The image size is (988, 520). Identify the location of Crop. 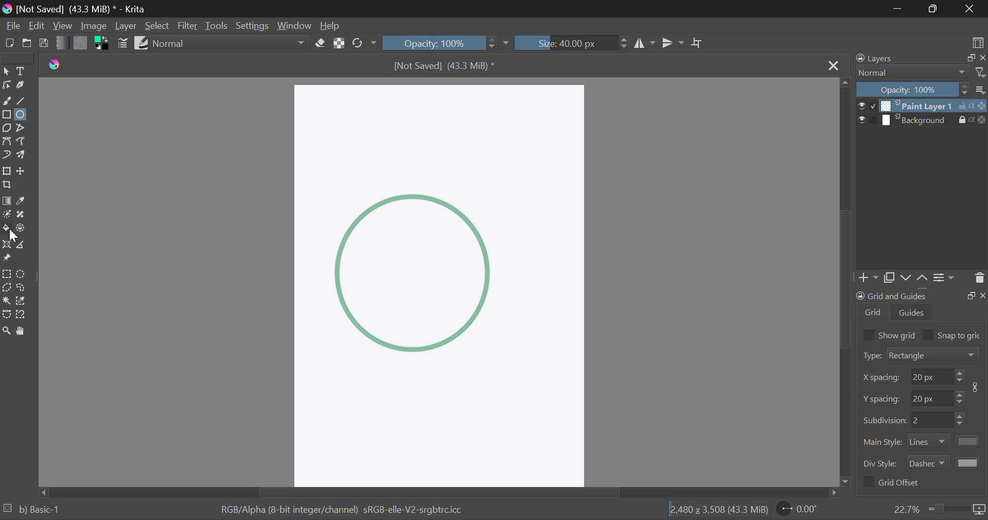
(698, 43).